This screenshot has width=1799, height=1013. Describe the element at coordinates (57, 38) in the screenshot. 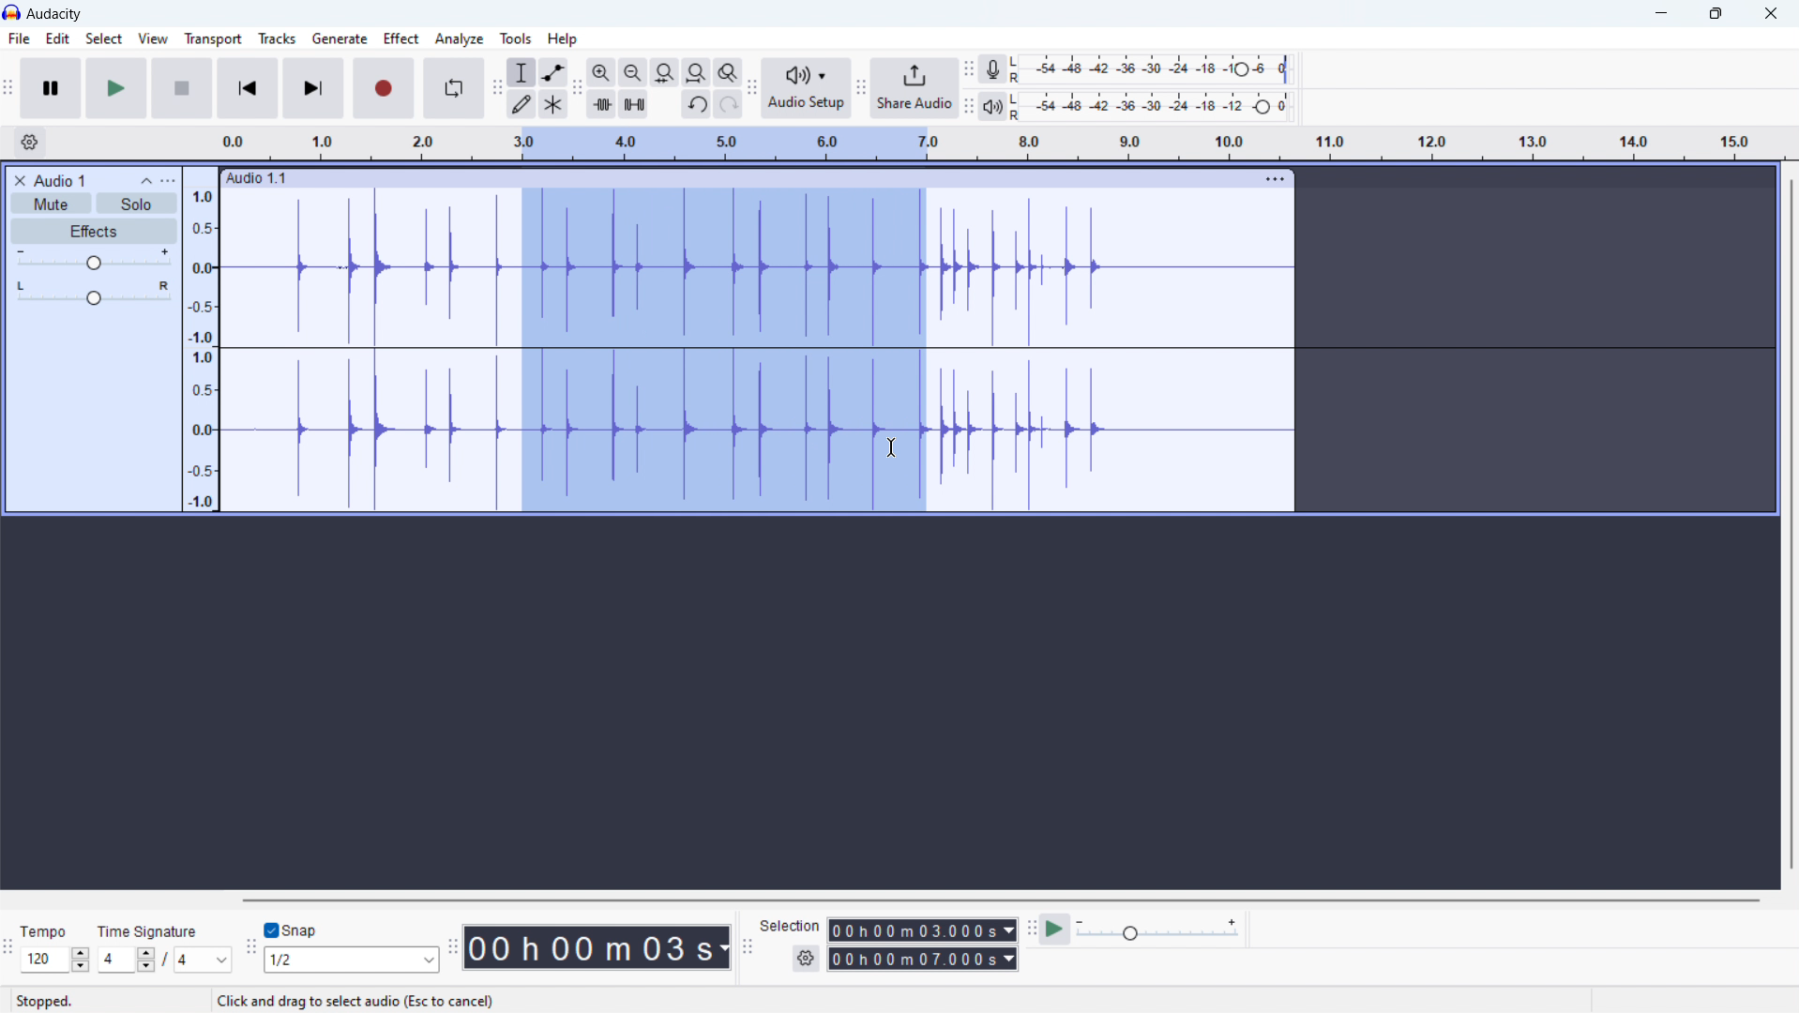

I see `edit` at that location.